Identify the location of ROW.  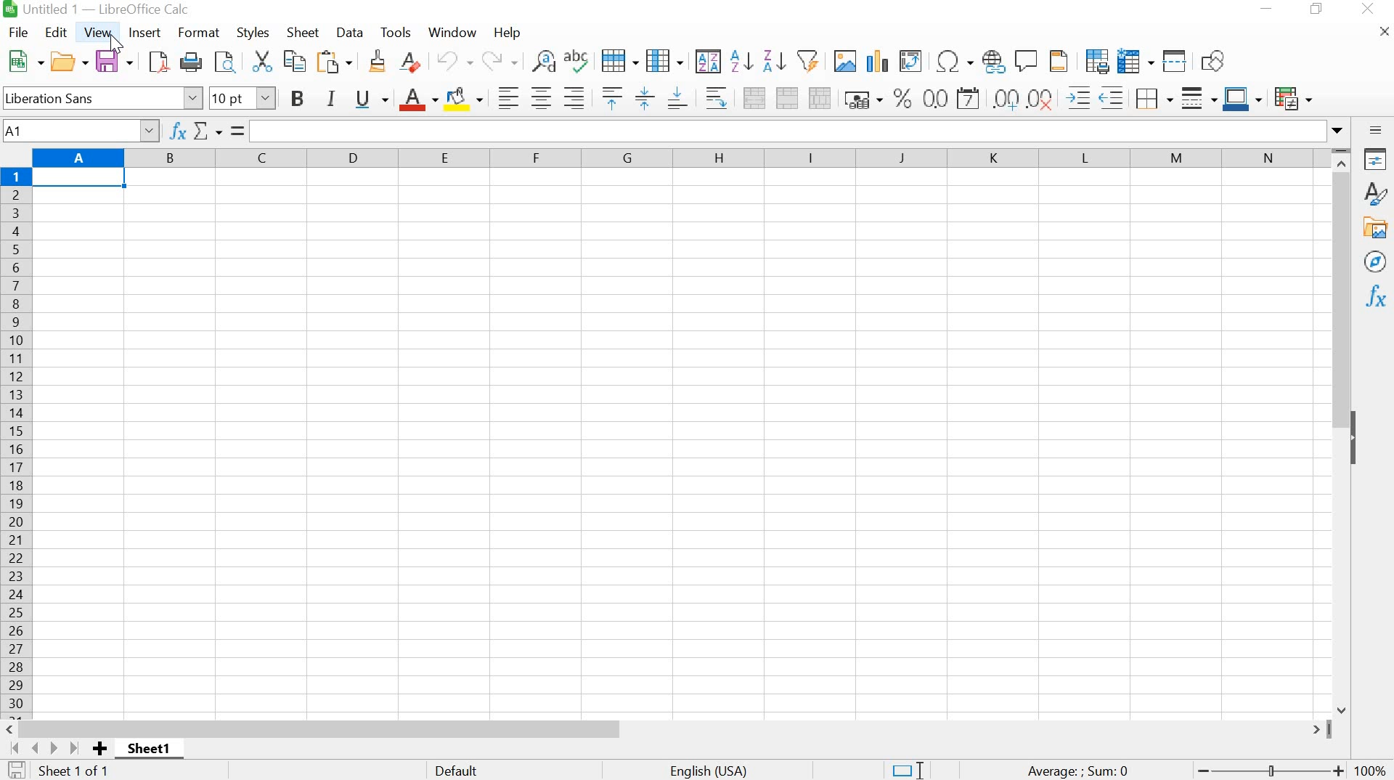
(622, 60).